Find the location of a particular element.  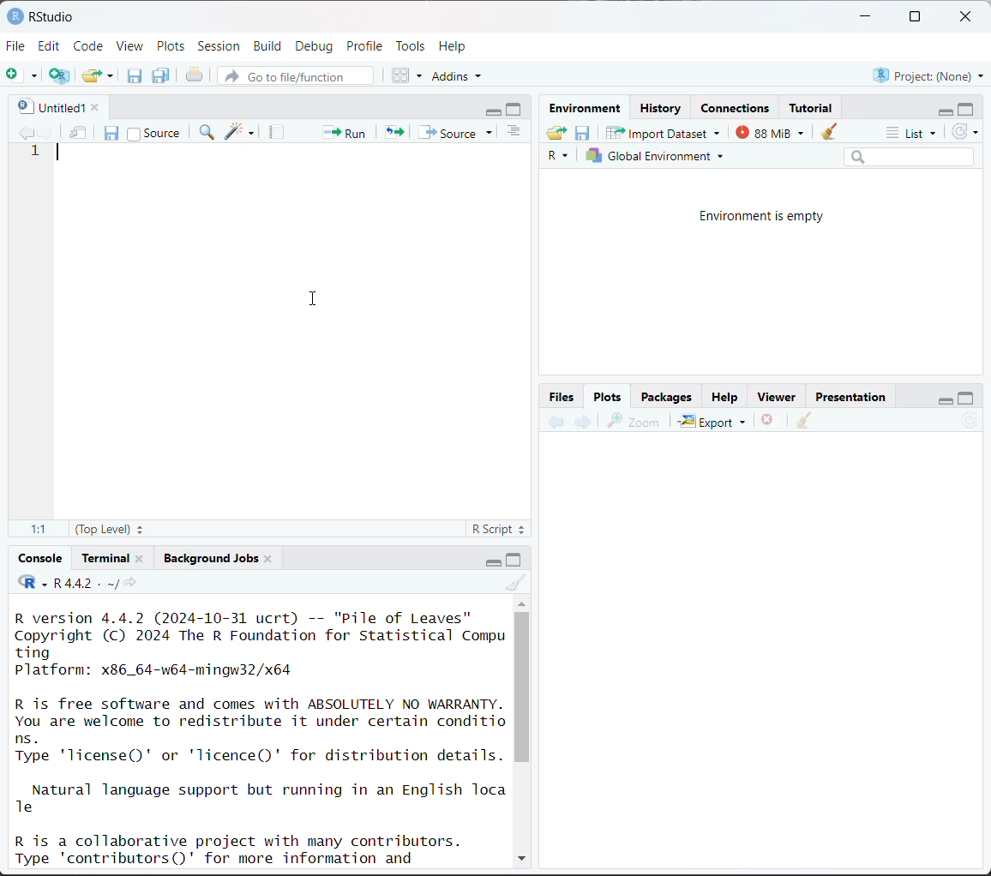

untitled1 is located at coordinates (50, 106).